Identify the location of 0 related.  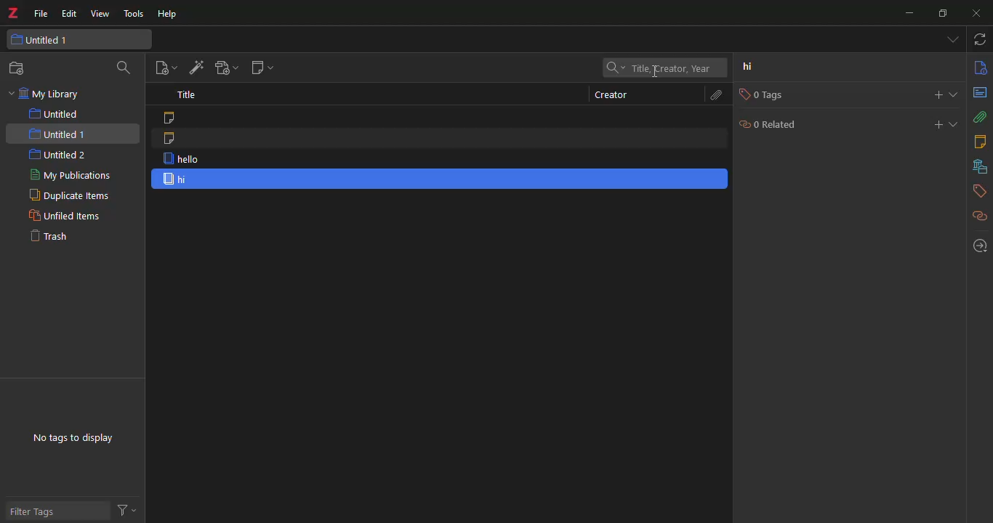
(773, 125).